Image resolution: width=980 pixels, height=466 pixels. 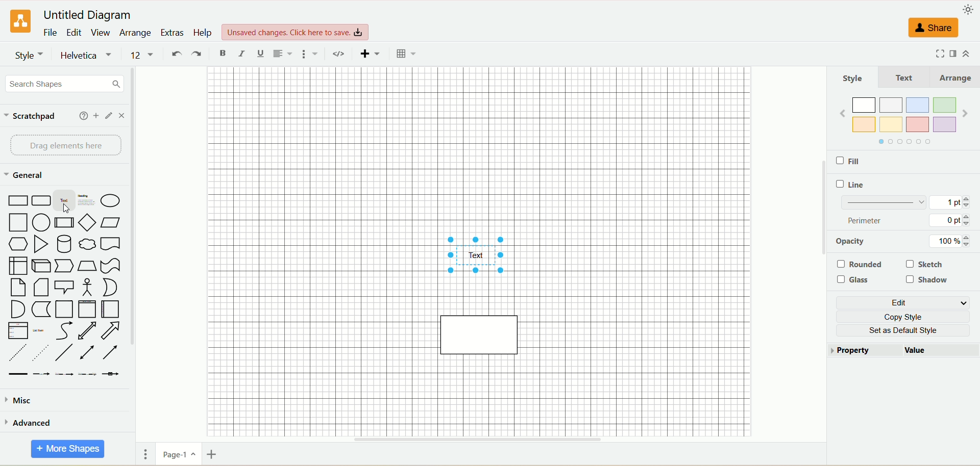 I want to click on add, so click(x=95, y=116).